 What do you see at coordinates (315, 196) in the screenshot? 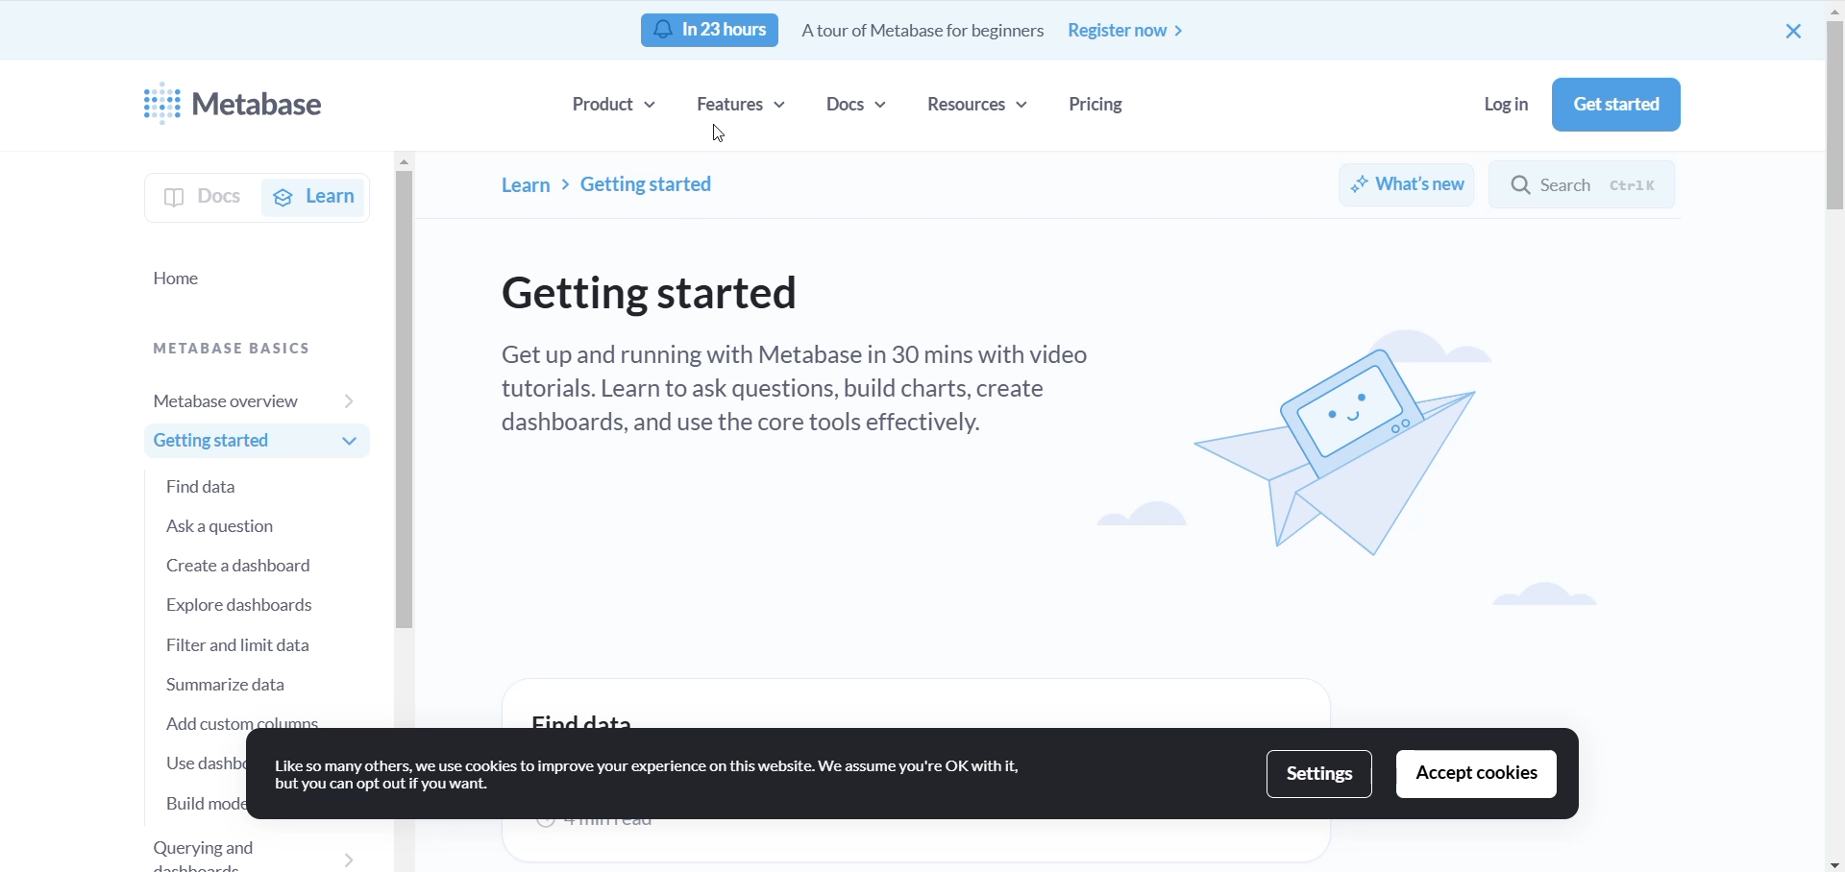
I see `learn` at bounding box center [315, 196].